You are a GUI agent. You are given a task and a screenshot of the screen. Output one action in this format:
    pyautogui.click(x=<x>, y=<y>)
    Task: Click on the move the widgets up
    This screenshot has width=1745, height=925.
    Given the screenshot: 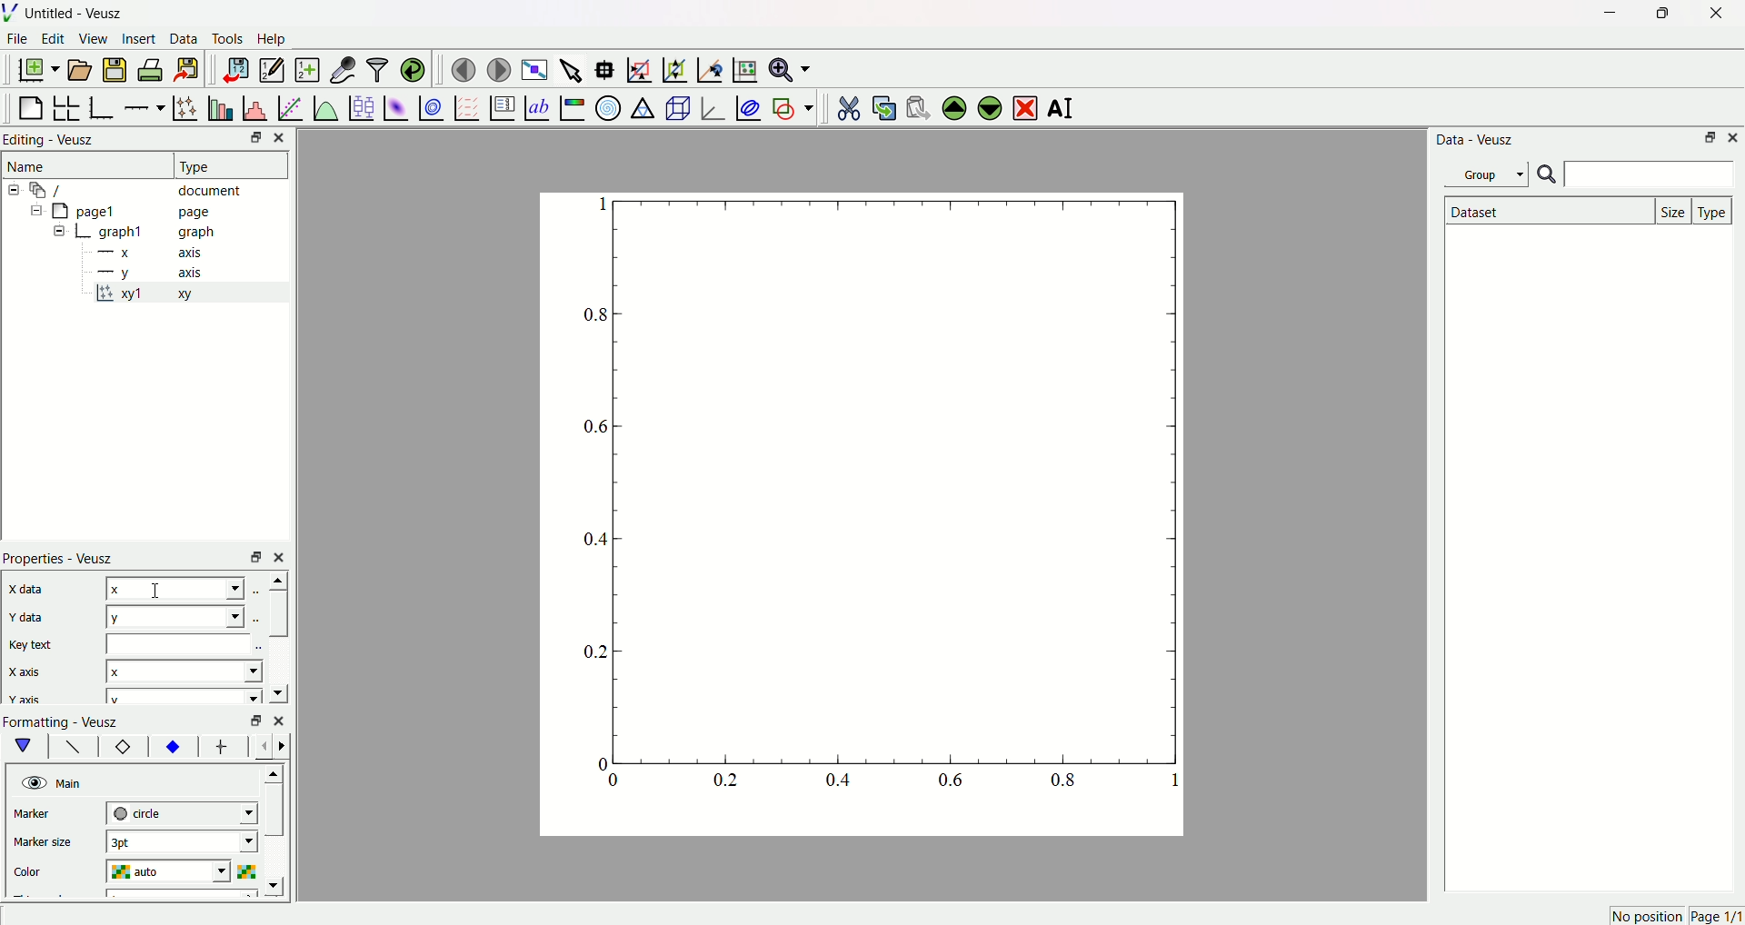 What is the action you would take?
    pyautogui.click(x=954, y=106)
    